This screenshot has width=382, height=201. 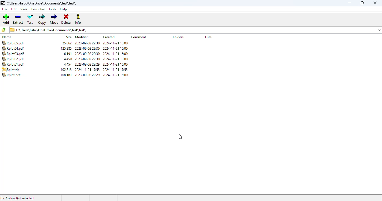 What do you see at coordinates (82, 37) in the screenshot?
I see `modified` at bounding box center [82, 37].